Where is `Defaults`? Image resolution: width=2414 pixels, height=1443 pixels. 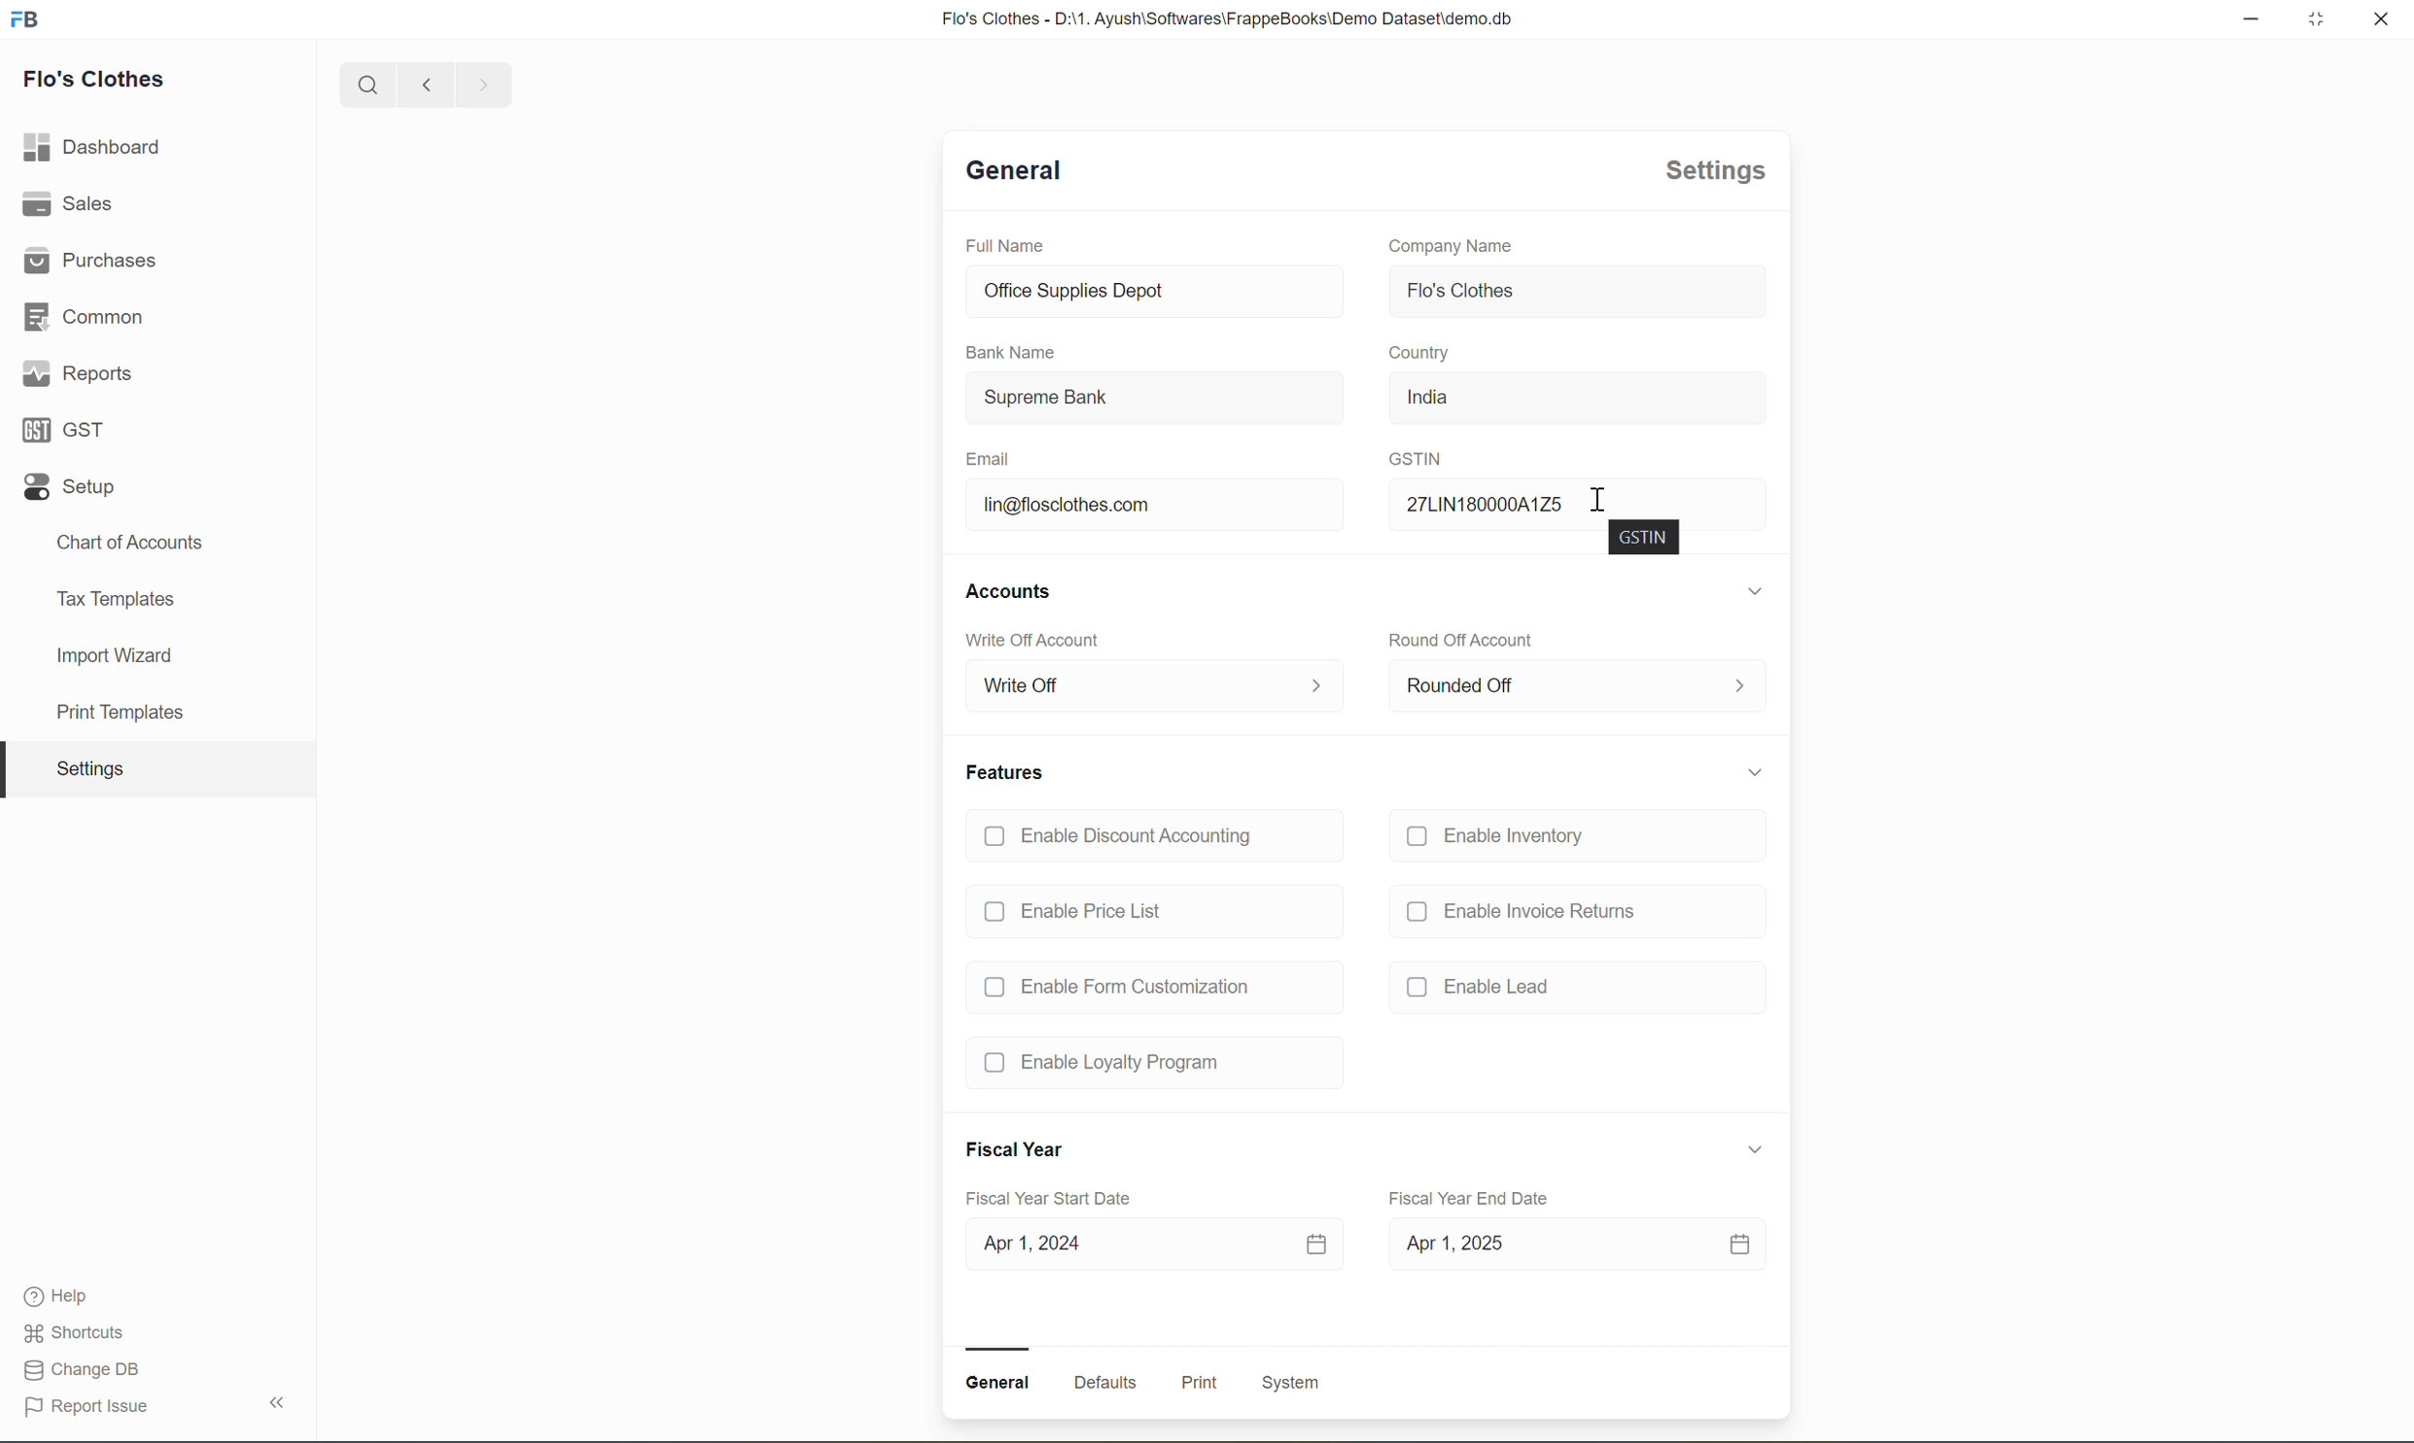 Defaults is located at coordinates (1104, 1382).